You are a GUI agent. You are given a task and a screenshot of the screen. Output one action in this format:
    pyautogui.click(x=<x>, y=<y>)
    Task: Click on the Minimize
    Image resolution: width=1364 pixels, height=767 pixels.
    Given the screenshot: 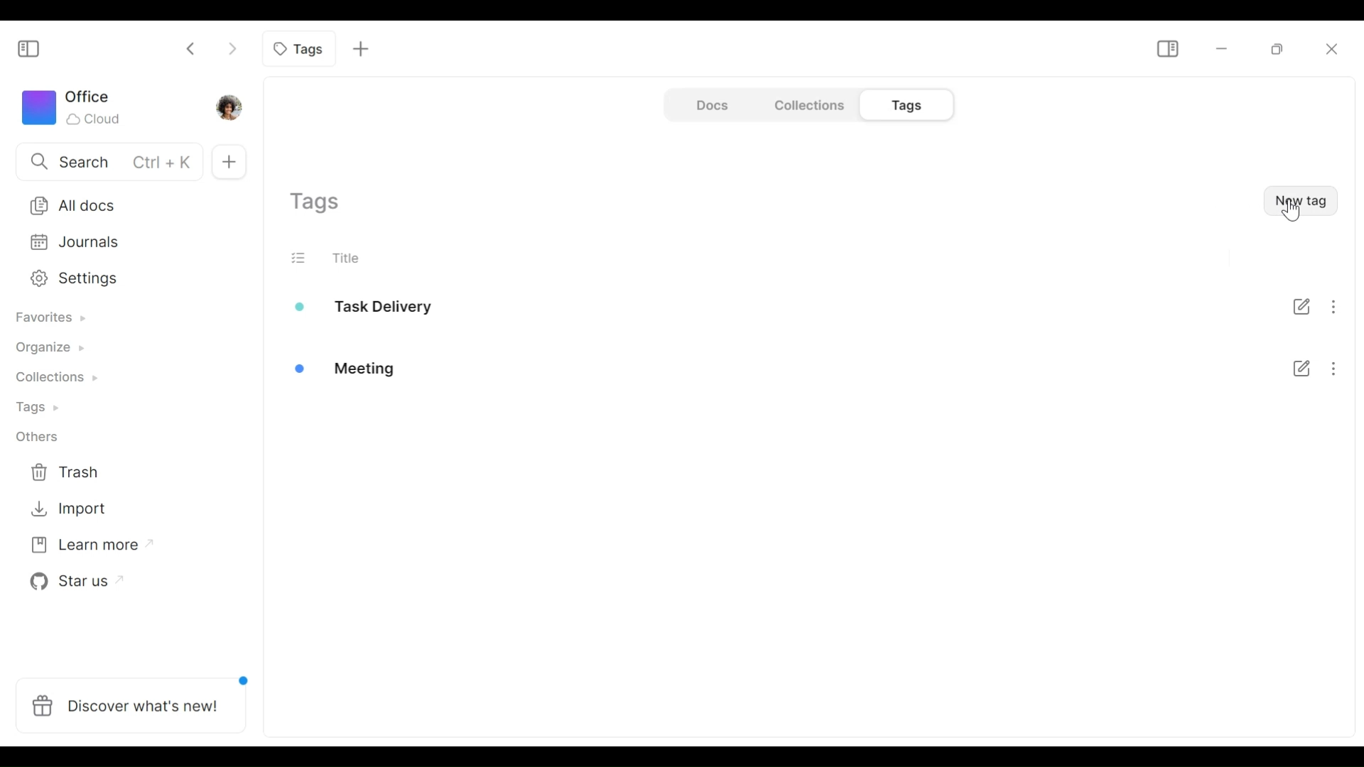 What is the action you would take?
    pyautogui.click(x=1222, y=50)
    